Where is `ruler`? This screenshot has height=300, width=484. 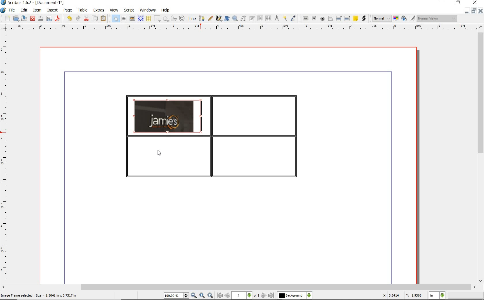 ruler is located at coordinates (5, 157).